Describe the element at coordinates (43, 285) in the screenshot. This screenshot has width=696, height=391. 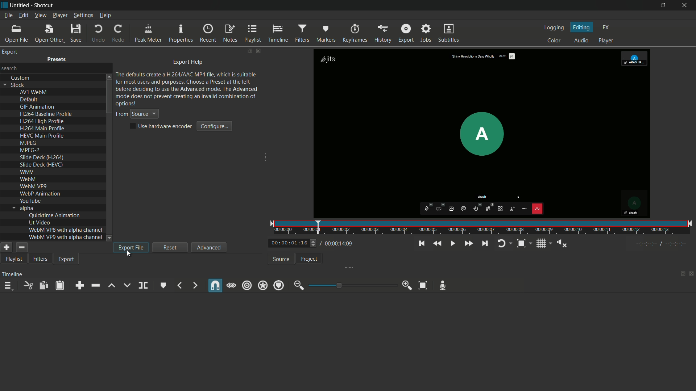
I see `copy checked filters` at that location.